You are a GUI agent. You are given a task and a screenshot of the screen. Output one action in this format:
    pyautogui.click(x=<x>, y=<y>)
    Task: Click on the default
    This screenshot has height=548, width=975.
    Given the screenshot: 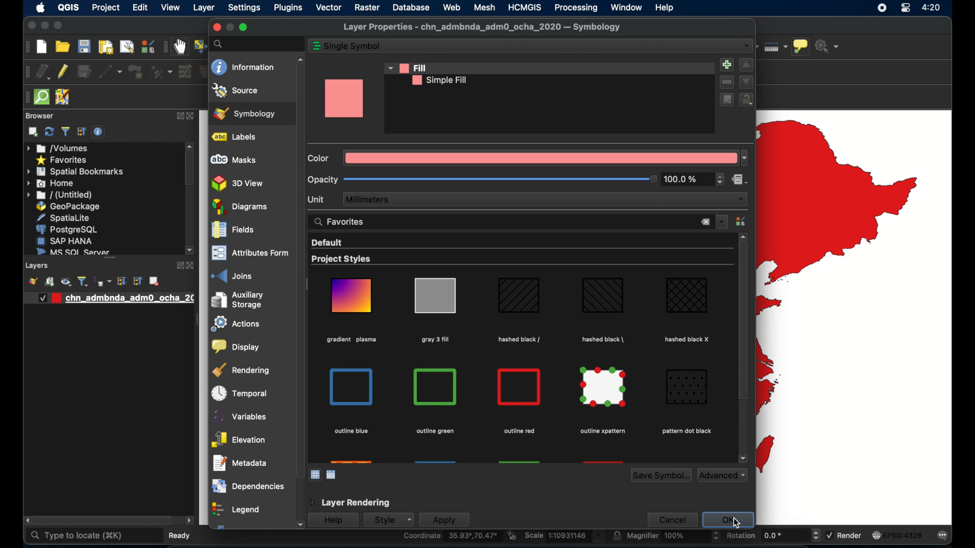 What is the action you would take?
    pyautogui.click(x=326, y=243)
    